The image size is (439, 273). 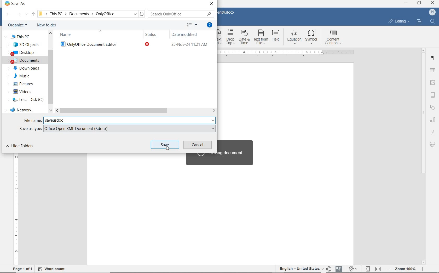 I want to click on - Zoom 100% +, so click(x=406, y=269).